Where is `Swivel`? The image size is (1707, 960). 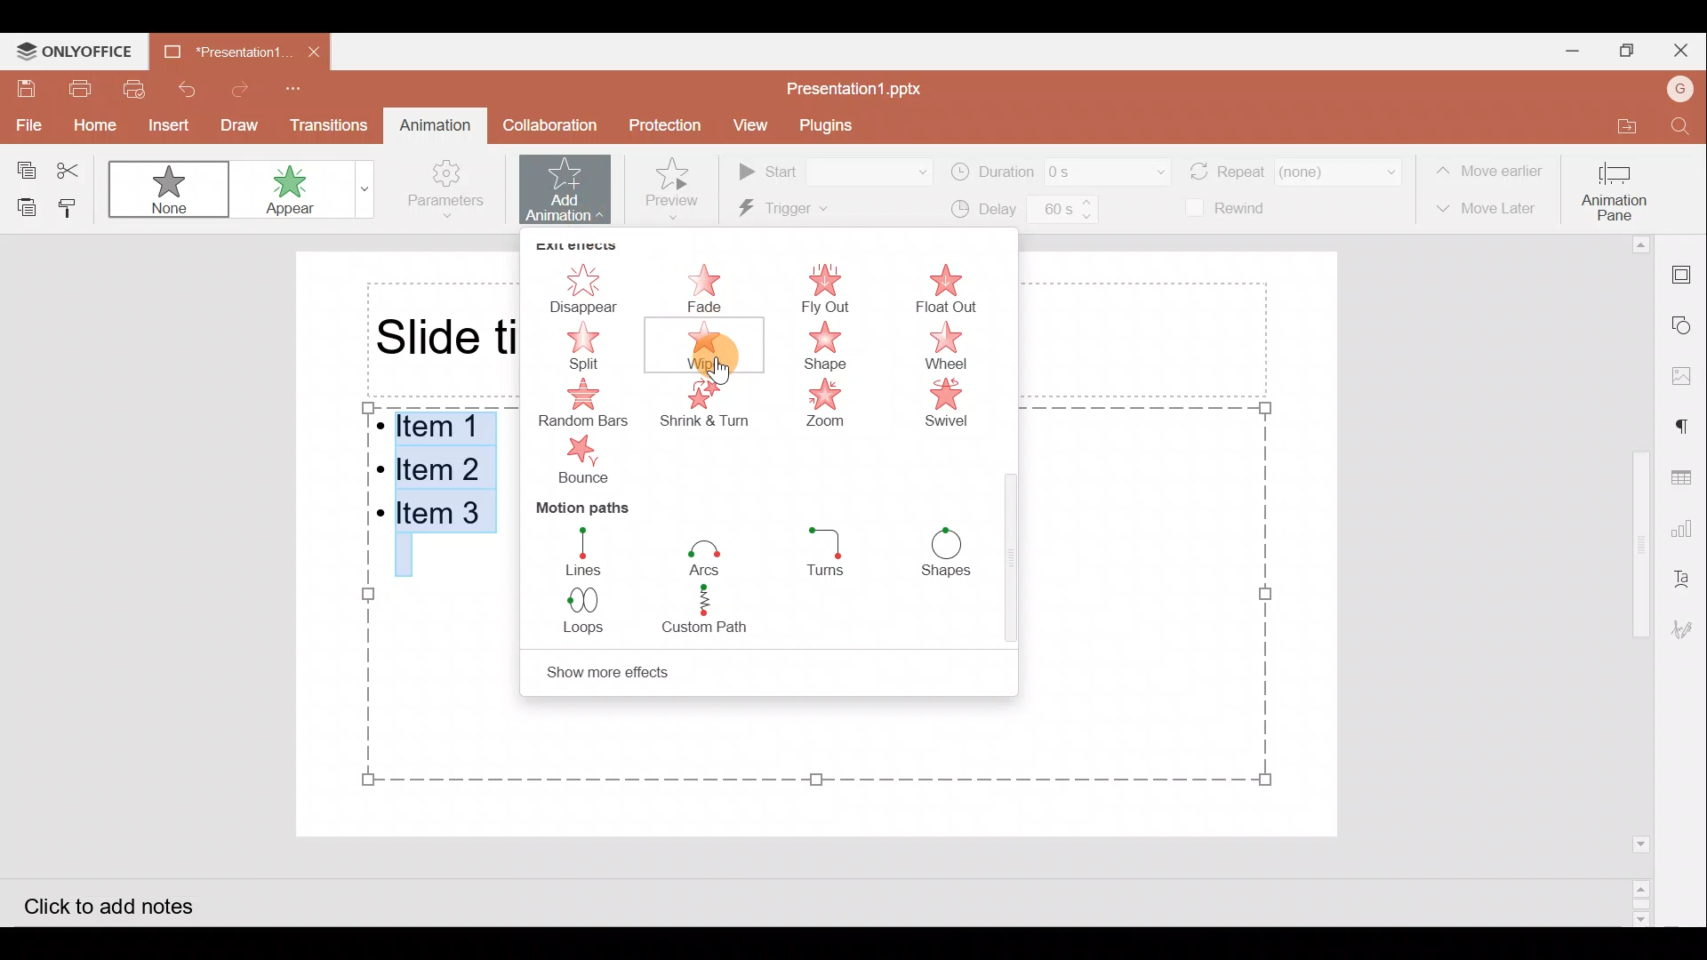
Swivel is located at coordinates (960, 404).